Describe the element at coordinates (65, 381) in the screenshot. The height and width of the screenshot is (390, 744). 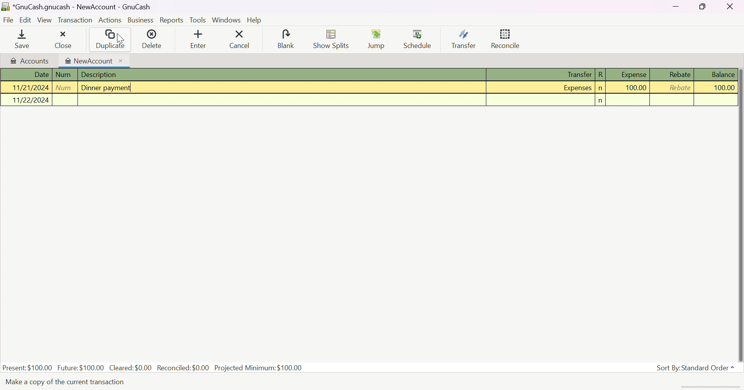
I see `Make a copy of current transaction.` at that location.